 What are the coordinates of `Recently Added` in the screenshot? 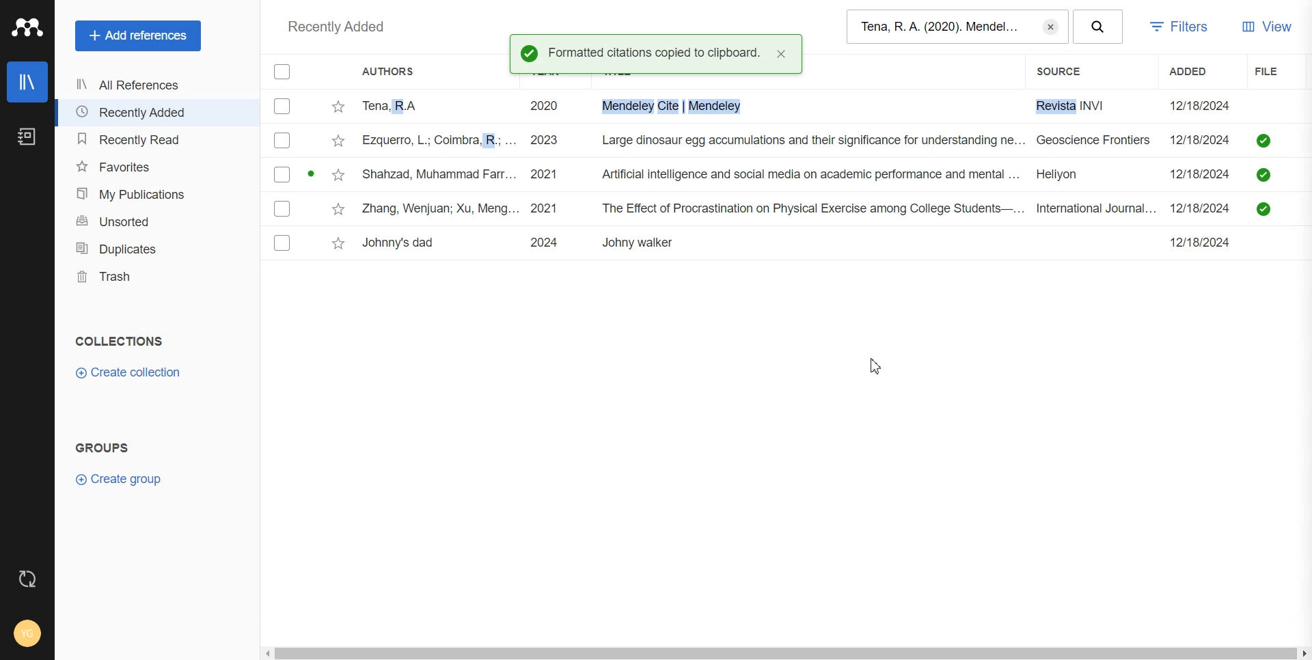 It's located at (154, 112).